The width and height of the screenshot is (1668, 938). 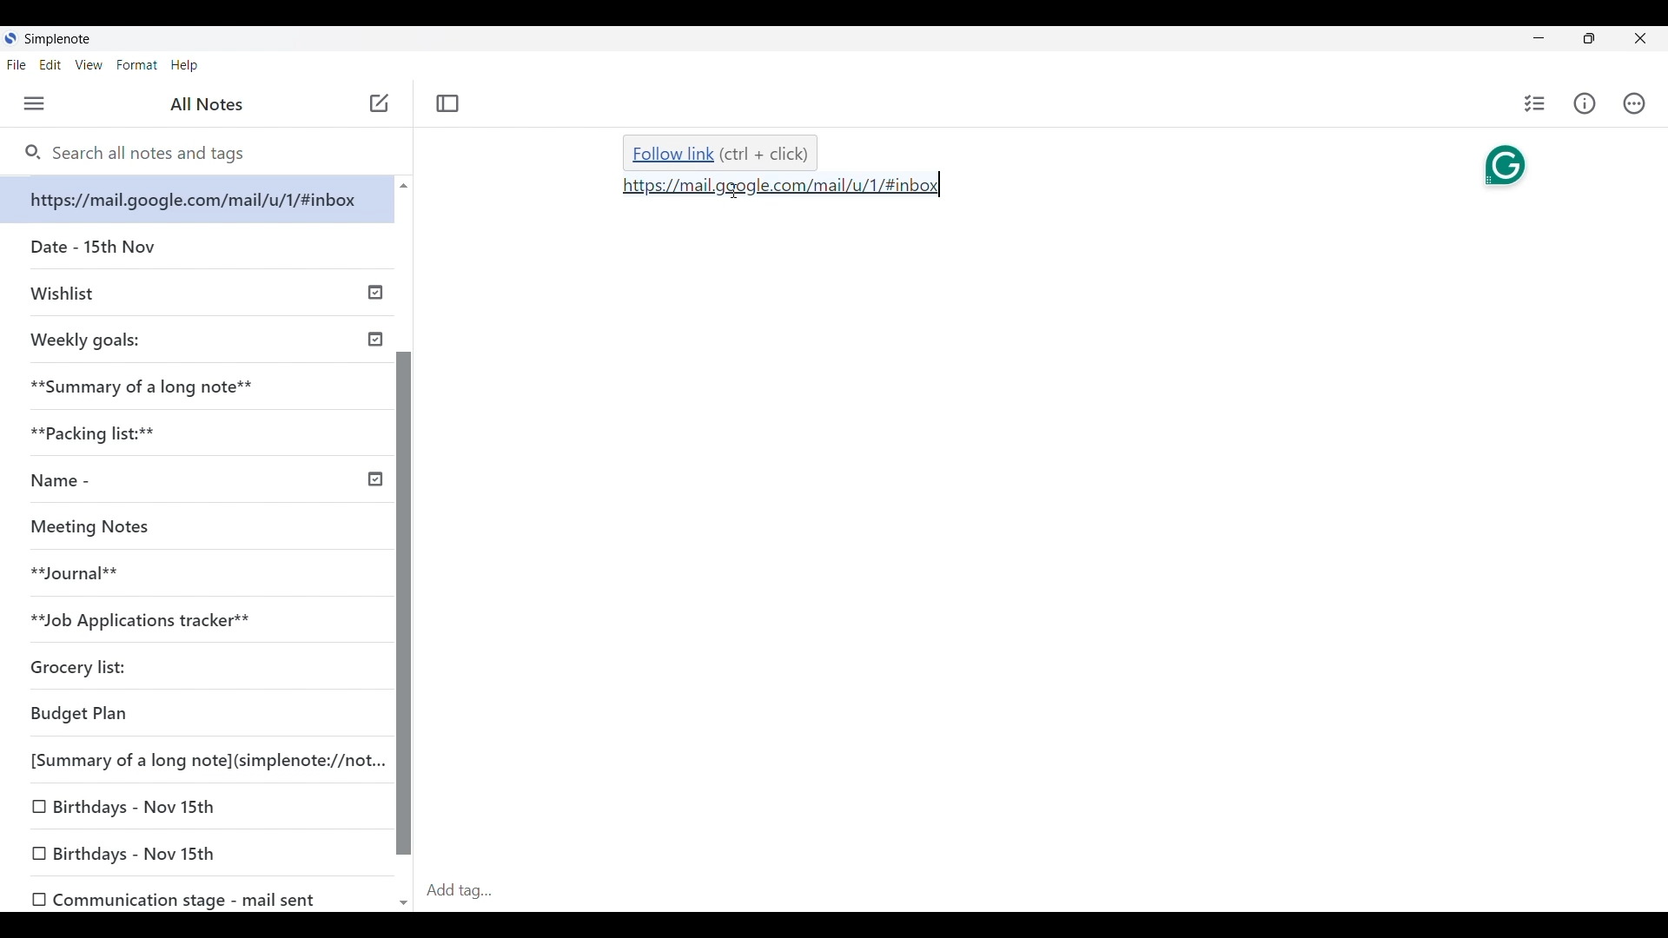 I want to click on *%
Packi
acking list:**, so click(x=103, y=431).